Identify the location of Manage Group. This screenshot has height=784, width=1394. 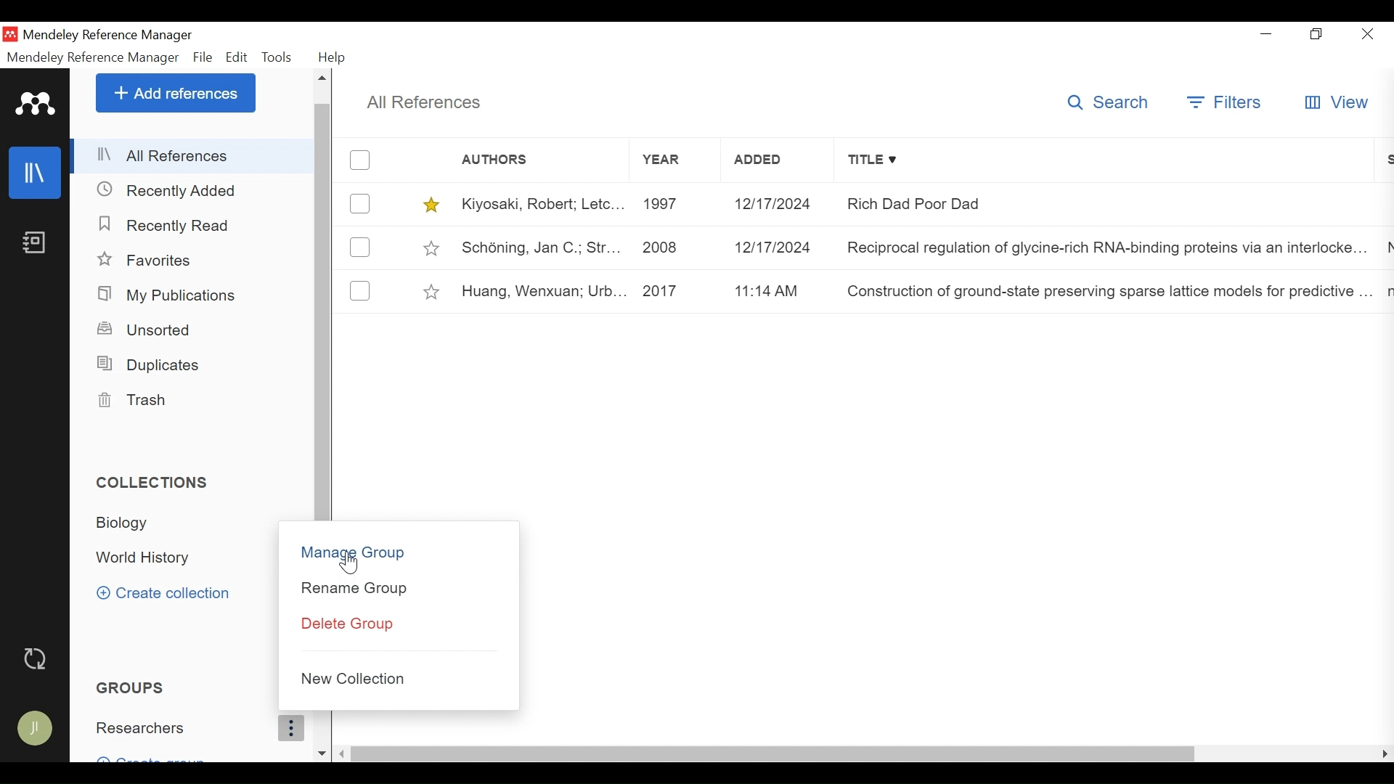
(399, 552).